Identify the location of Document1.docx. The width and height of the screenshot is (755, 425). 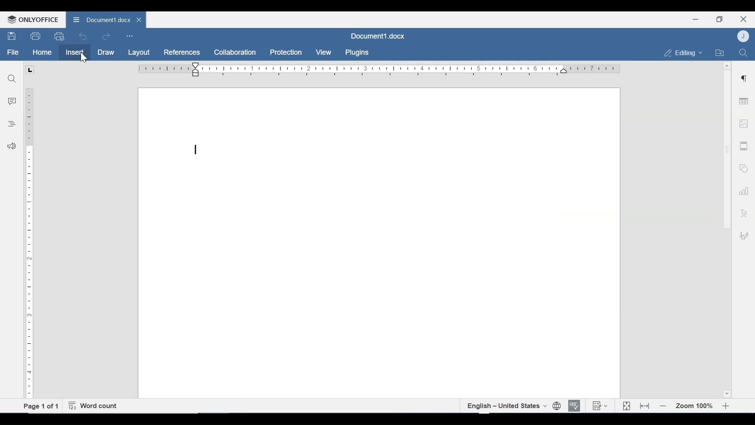
(100, 18).